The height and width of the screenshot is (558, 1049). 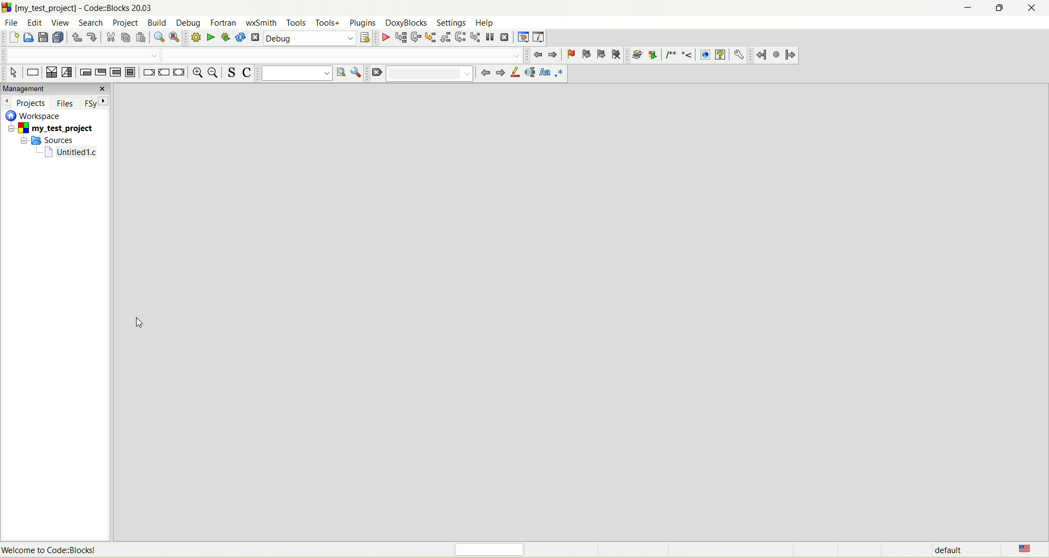 What do you see at coordinates (224, 23) in the screenshot?
I see `fortran` at bounding box center [224, 23].